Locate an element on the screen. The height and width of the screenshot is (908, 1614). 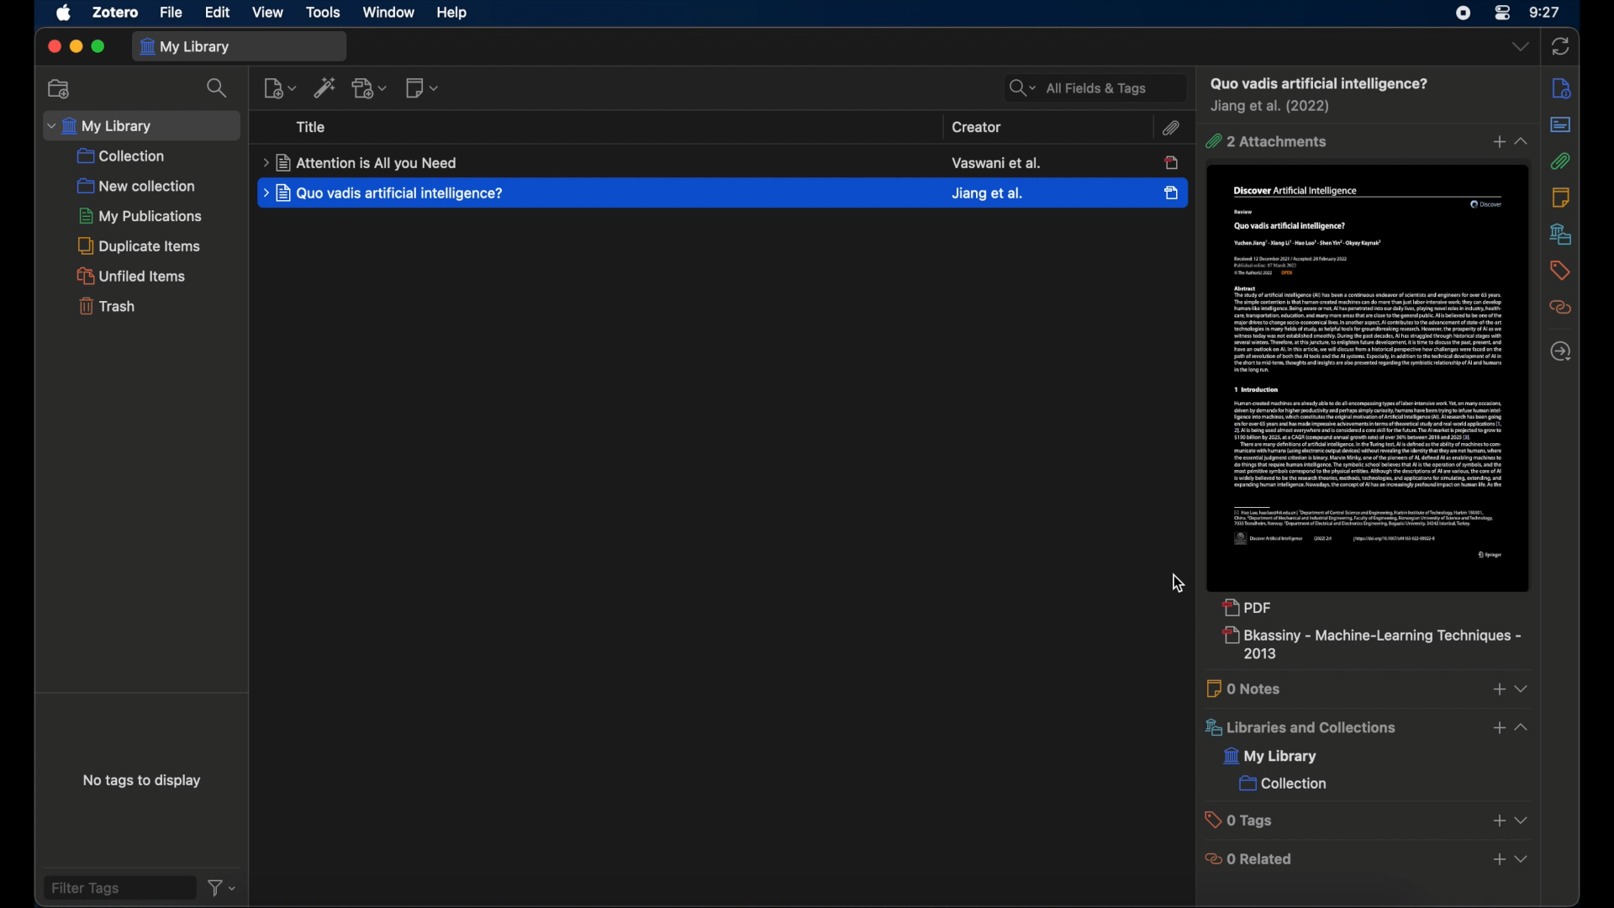
new item is located at coordinates (279, 87).